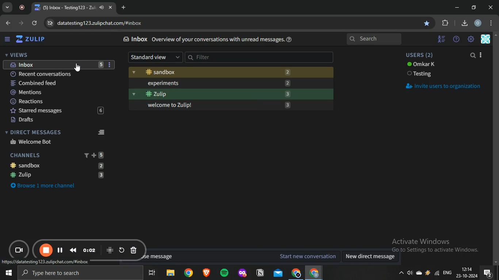 The image size is (499, 280). Describe the element at coordinates (7, 22) in the screenshot. I see `go back to  previous page` at that location.